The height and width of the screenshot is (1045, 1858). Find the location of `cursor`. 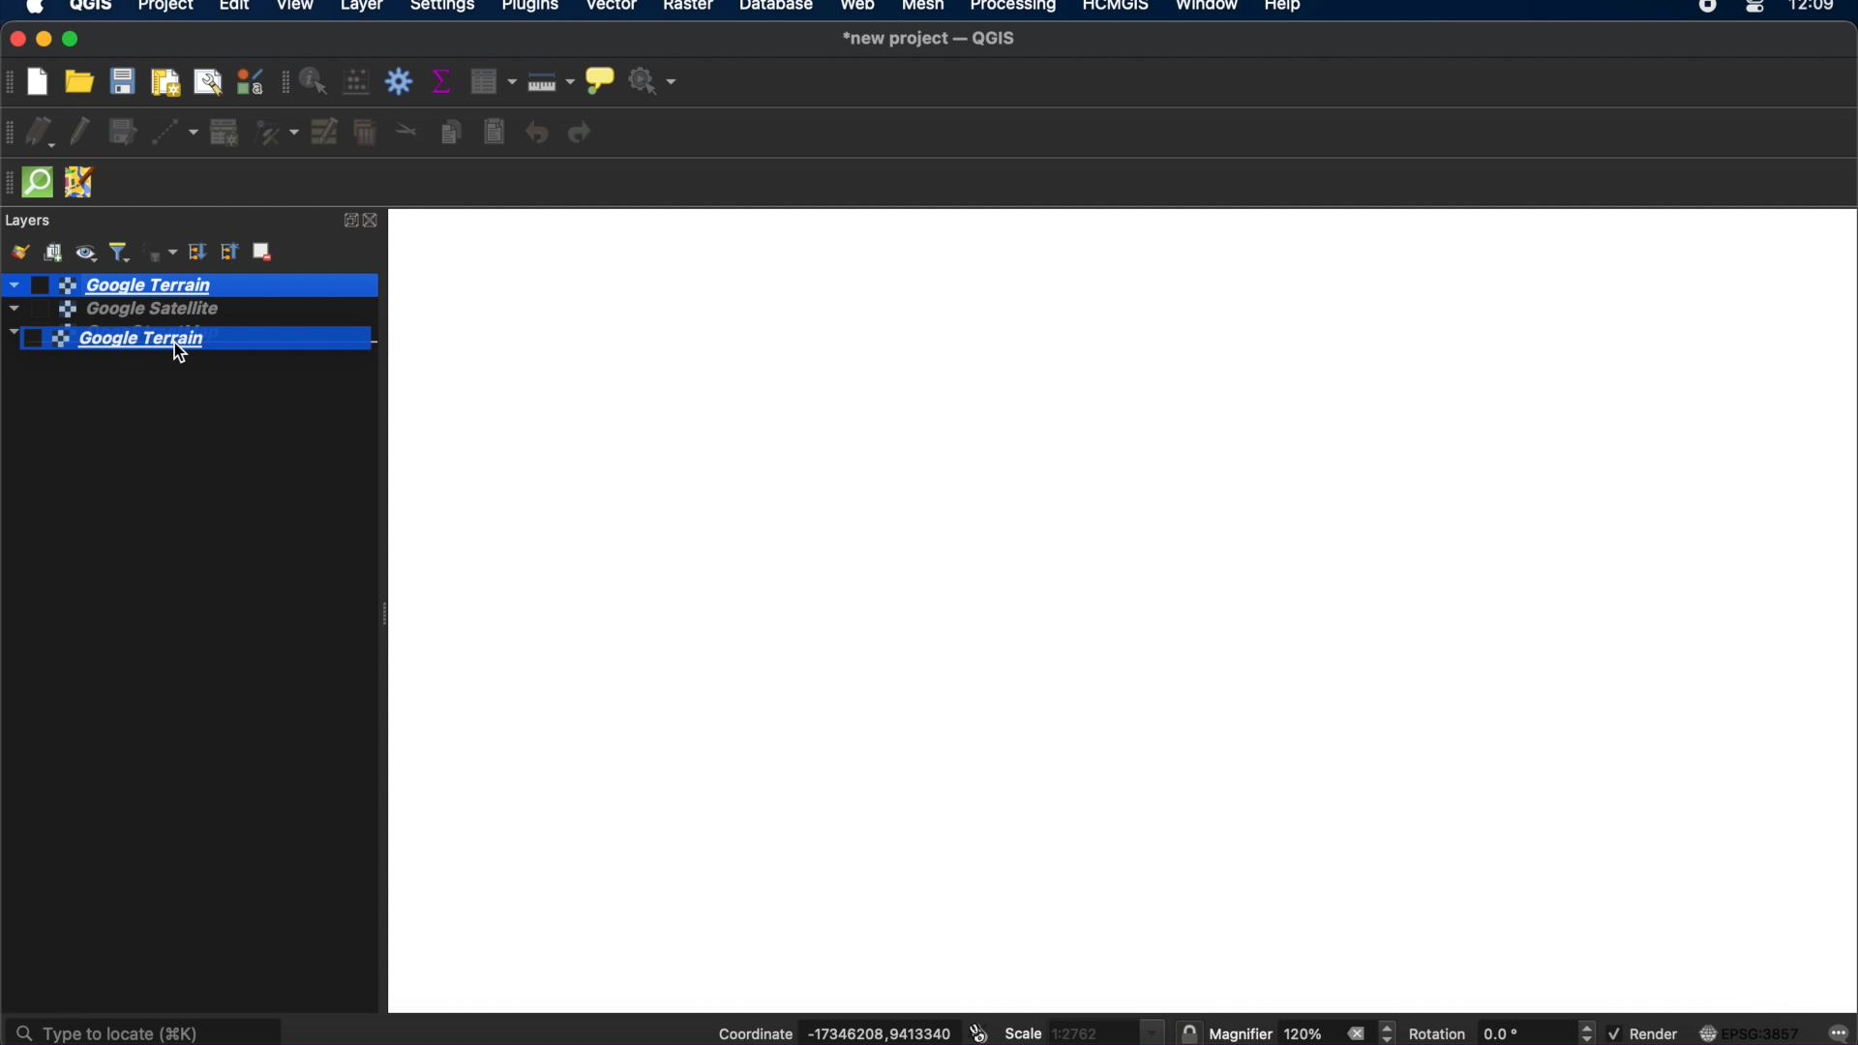

cursor is located at coordinates (170, 349).